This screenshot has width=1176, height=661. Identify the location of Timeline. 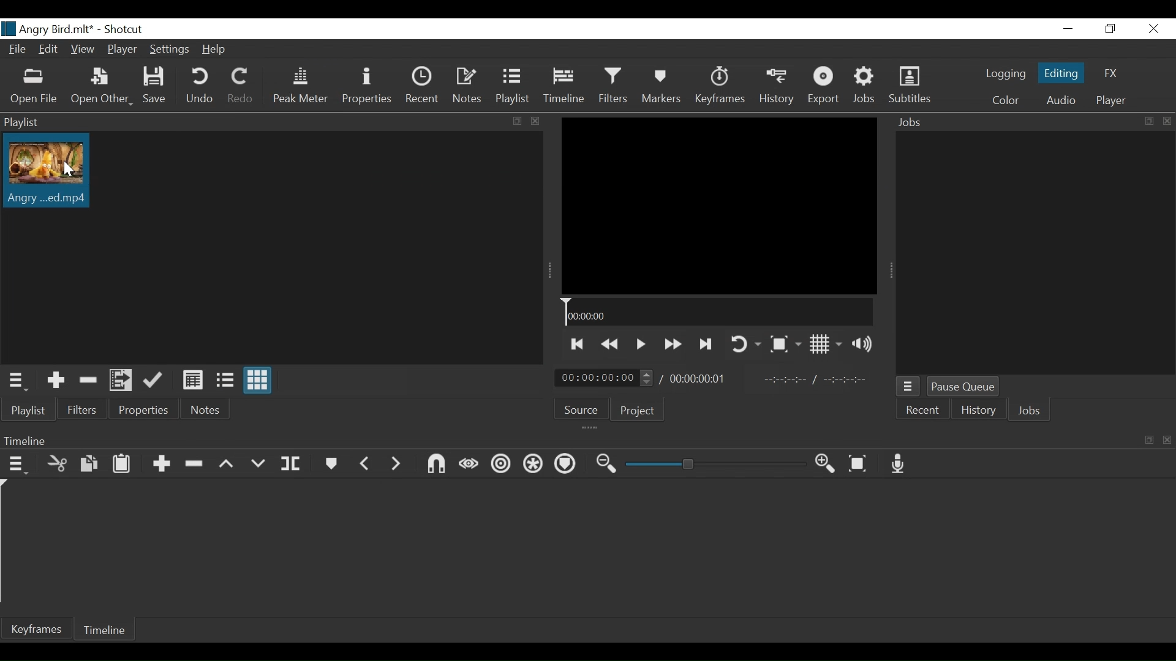
(105, 630).